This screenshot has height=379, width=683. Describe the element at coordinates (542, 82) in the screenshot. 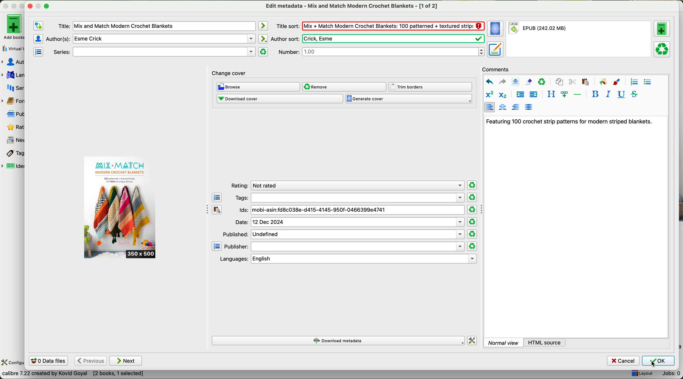

I see `clear` at that location.